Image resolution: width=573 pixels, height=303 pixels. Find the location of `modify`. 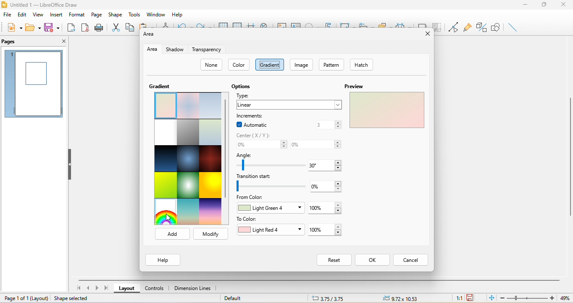

modify is located at coordinates (210, 234).